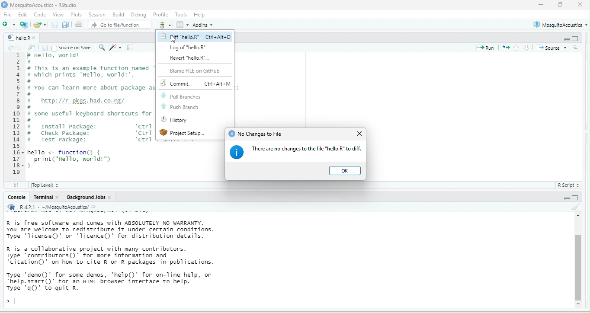 The height and width of the screenshot is (313, 590). Describe the element at coordinates (54, 25) in the screenshot. I see `save current document` at that location.